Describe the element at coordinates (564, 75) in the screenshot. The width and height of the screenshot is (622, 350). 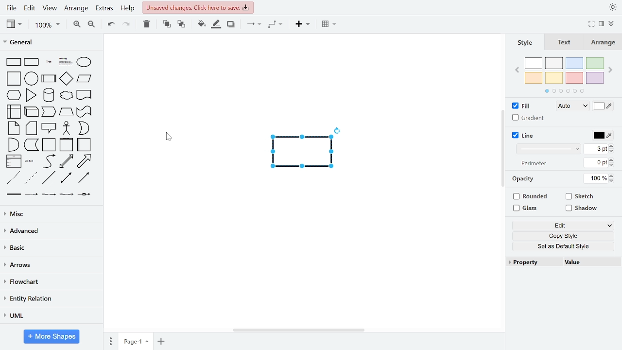
I see `colors` at that location.